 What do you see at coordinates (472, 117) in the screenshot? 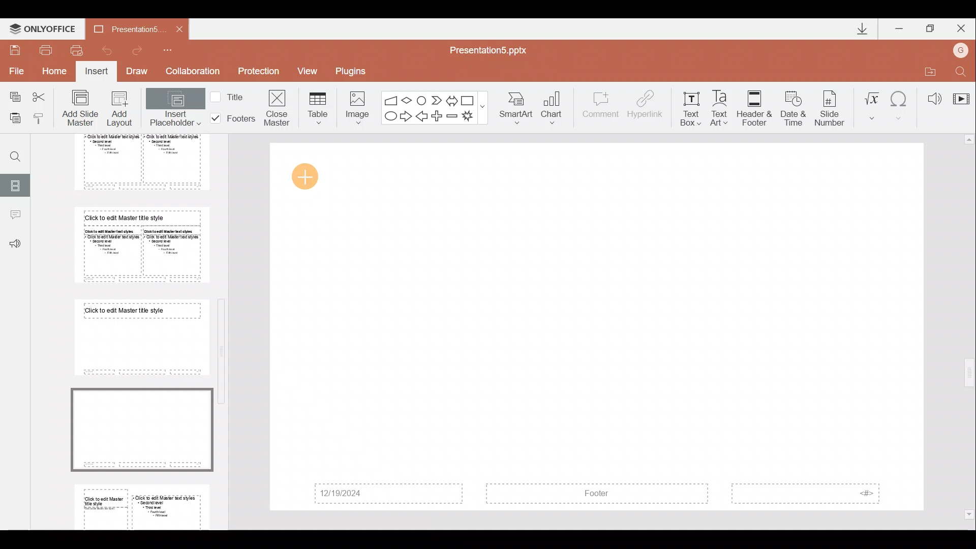
I see `Explosion 1` at bounding box center [472, 117].